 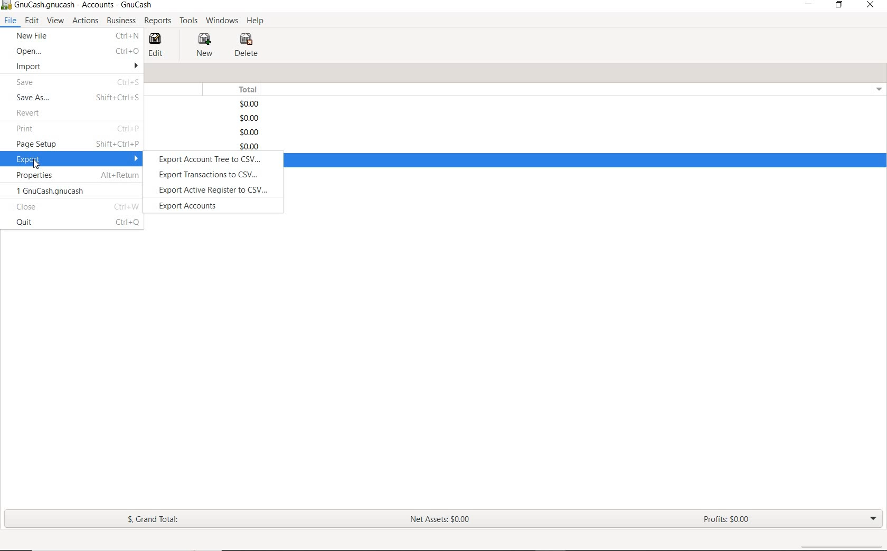 I want to click on DELETE, so click(x=246, y=46).